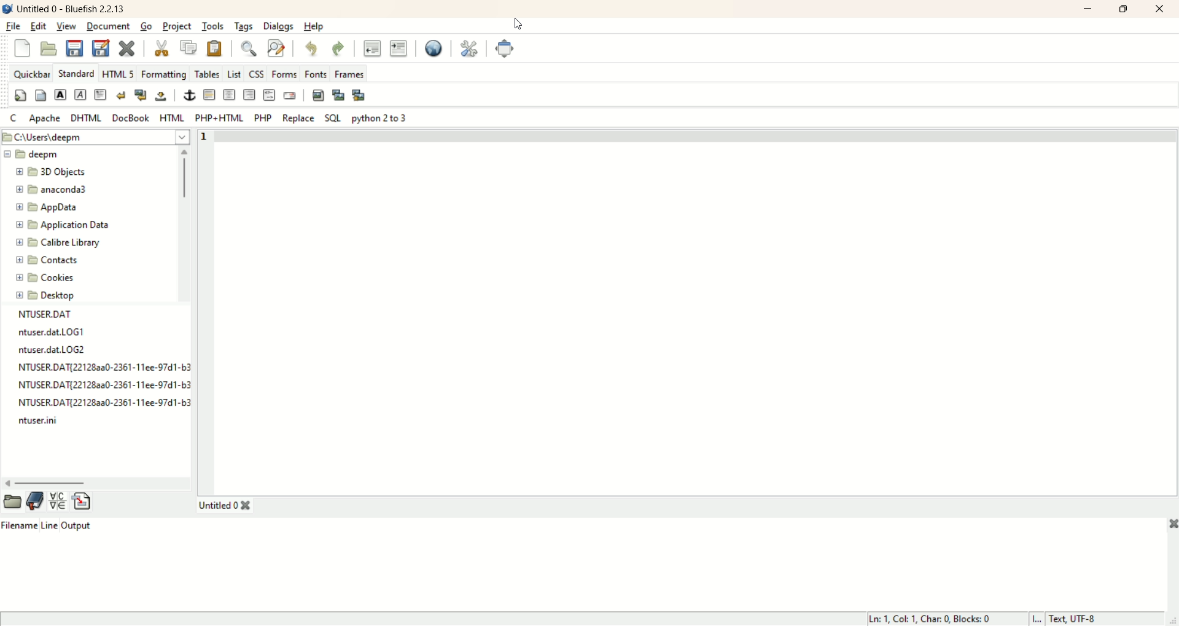 This screenshot has height=626, width=1179. Describe the element at coordinates (942, 619) in the screenshot. I see `ln, col, char, blocks` at that location.